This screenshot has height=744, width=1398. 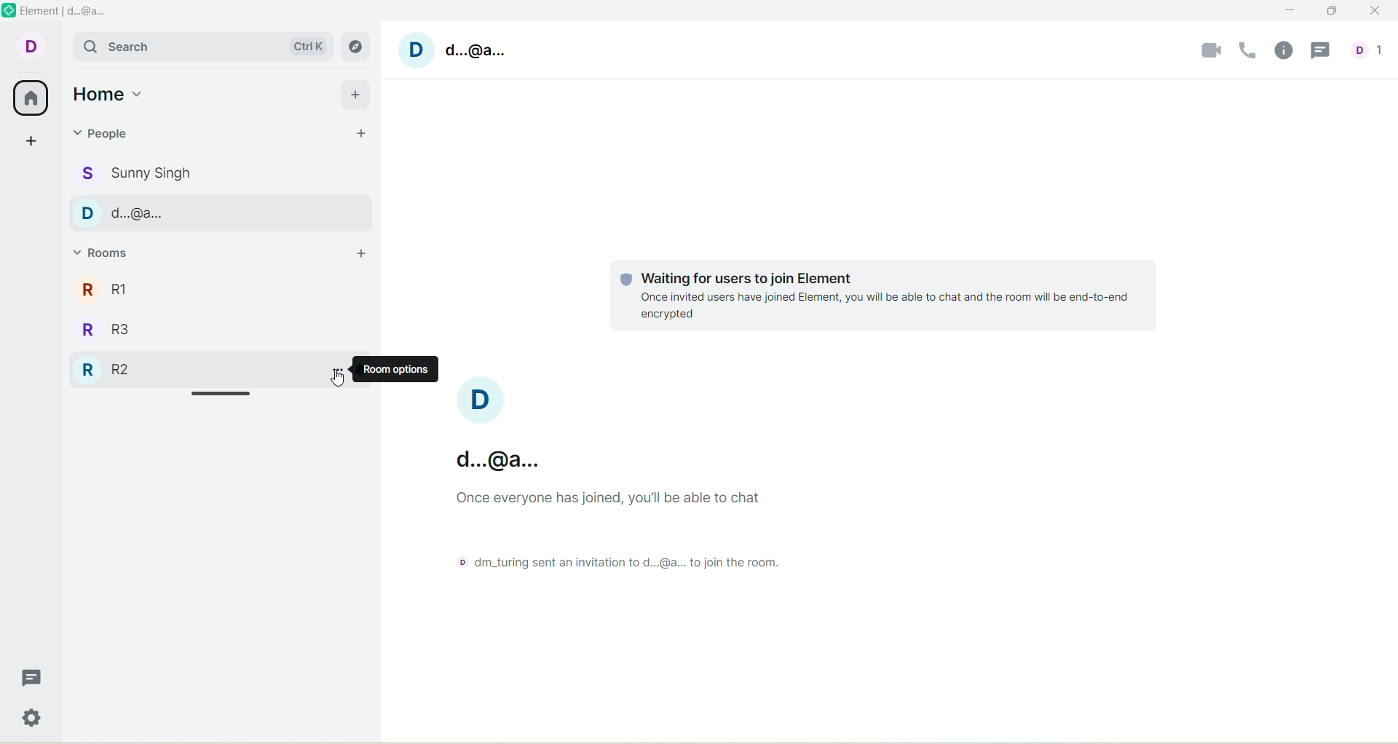 I want to click on sunny singh, so click(x=220, y=171).